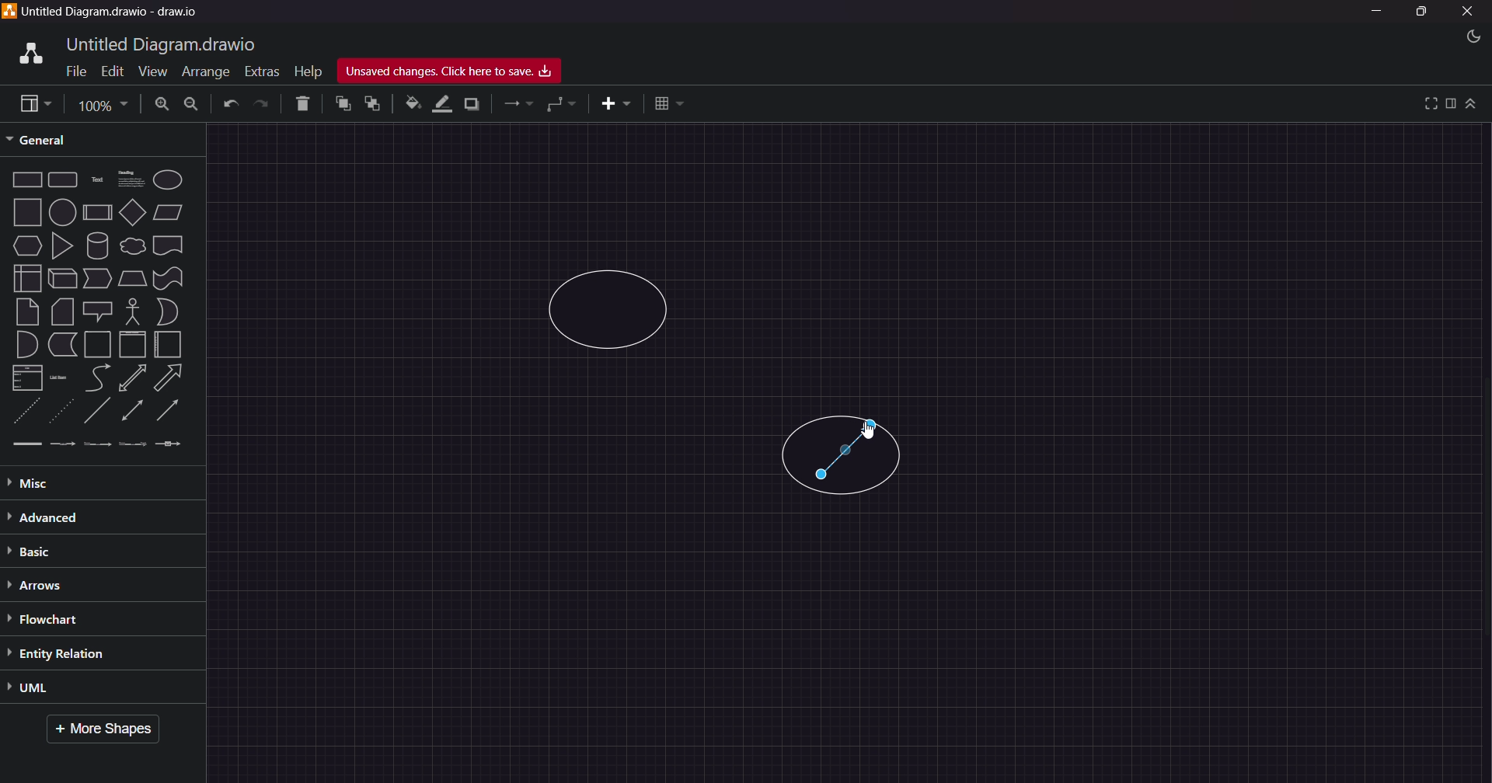 The height and width of the screenshot is (783, 1492). What do you see at coordinates (341, 104) in the screenshot?
I see `to front` at bounding box center [341, 104].